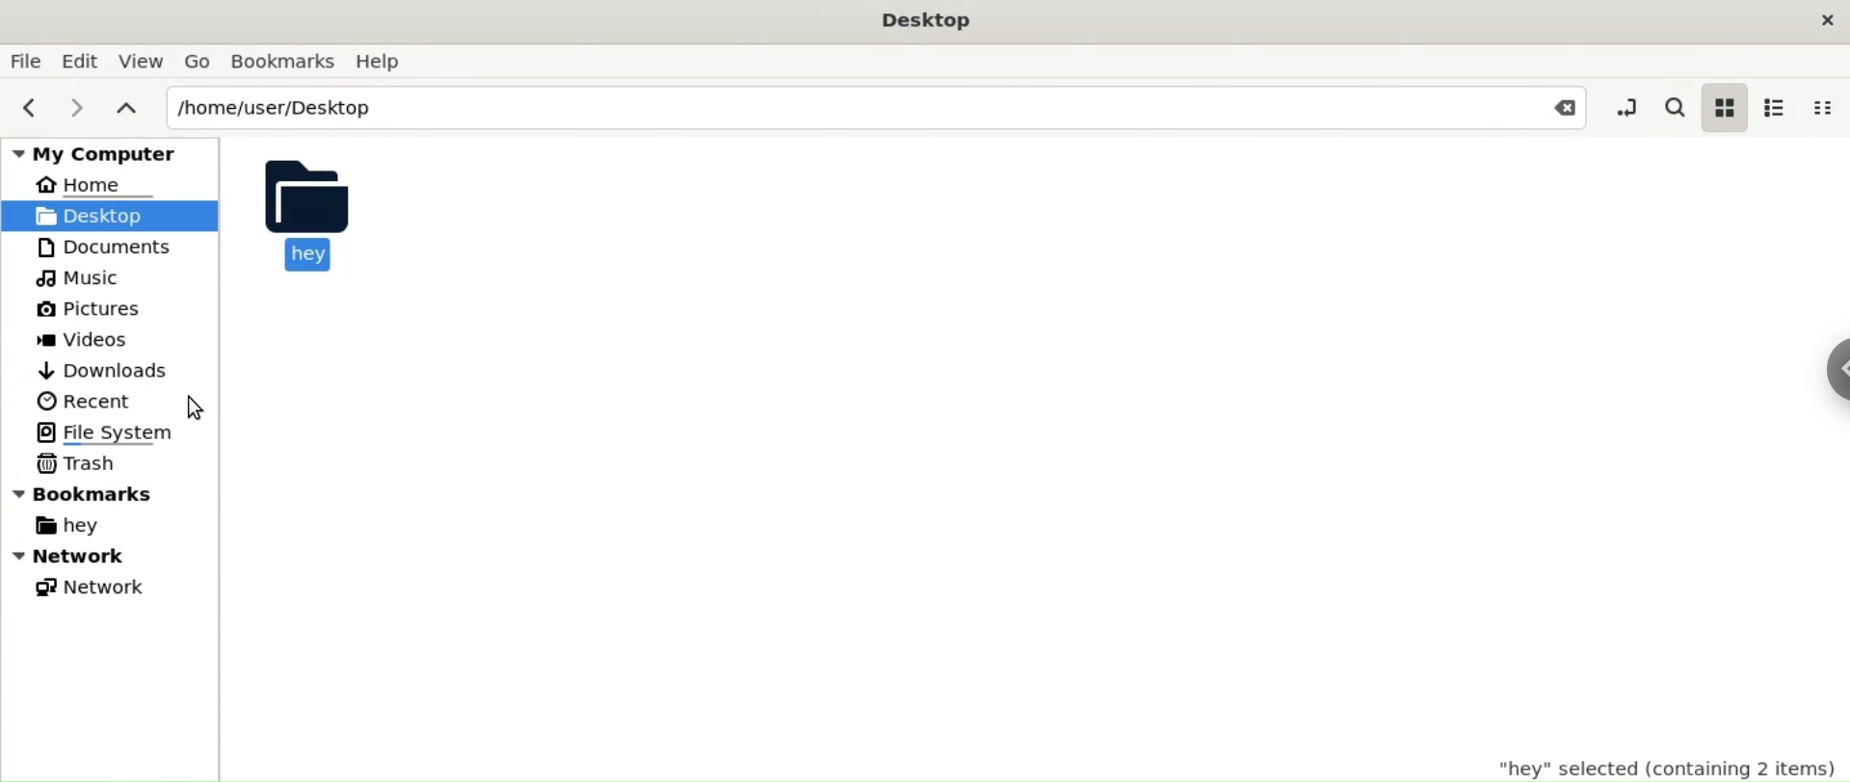 The height and width of the screenshot is (782, 1850). What do you see at coordinates (1829, 372) in the screenshot?
I see `Sidebar` at bounding box center [1829, 372].